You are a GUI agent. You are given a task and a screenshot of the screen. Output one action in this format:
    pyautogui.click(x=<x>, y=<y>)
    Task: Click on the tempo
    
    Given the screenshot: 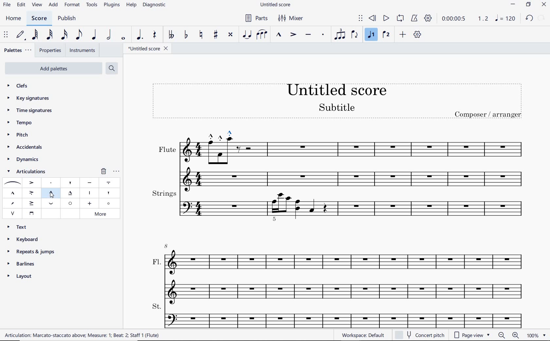 What is the action you would take?
    pyautogui.click(x=20, y=122)
    